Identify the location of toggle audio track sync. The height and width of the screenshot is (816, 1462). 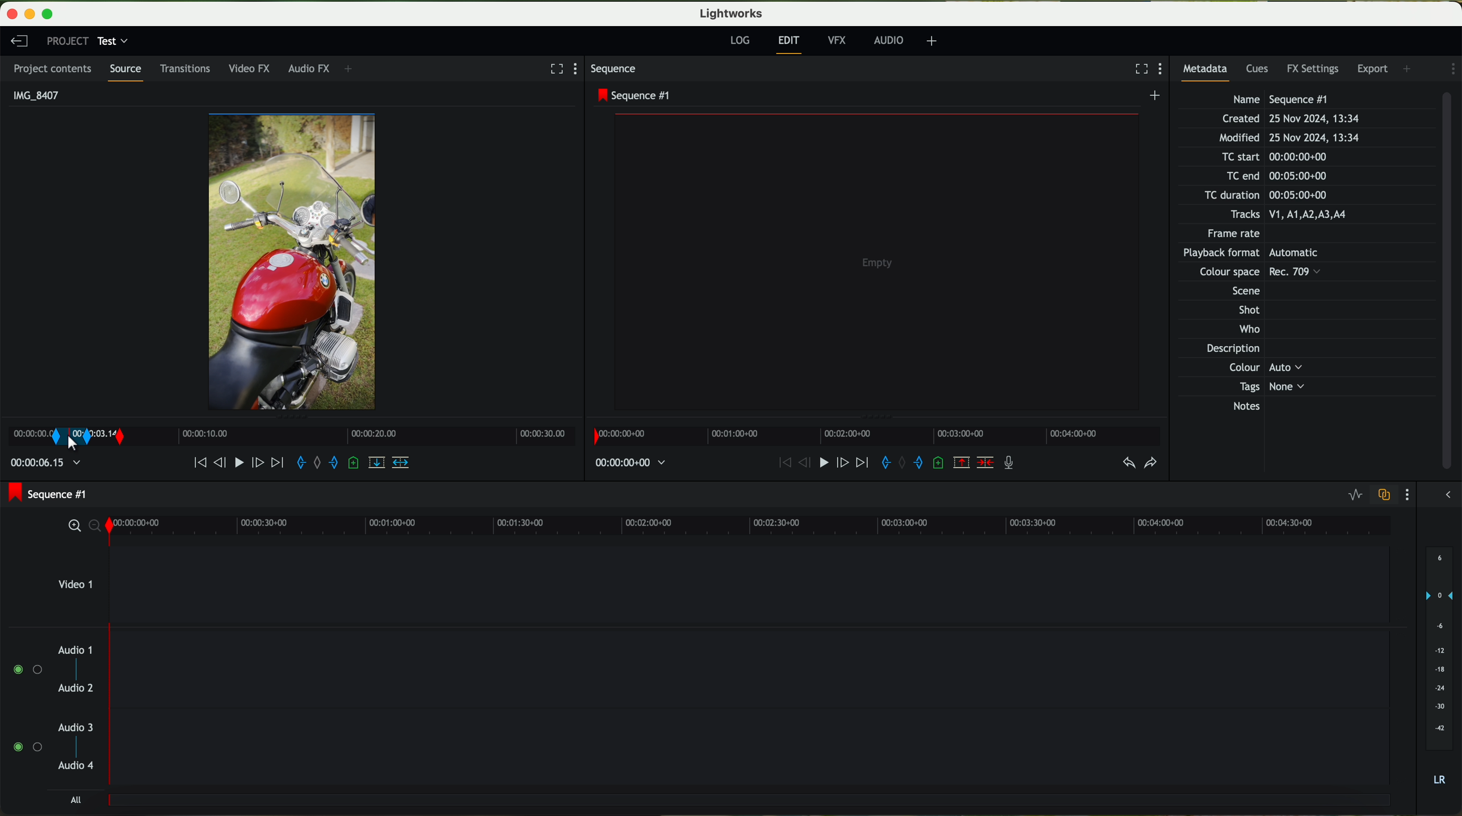
(1386, 495).